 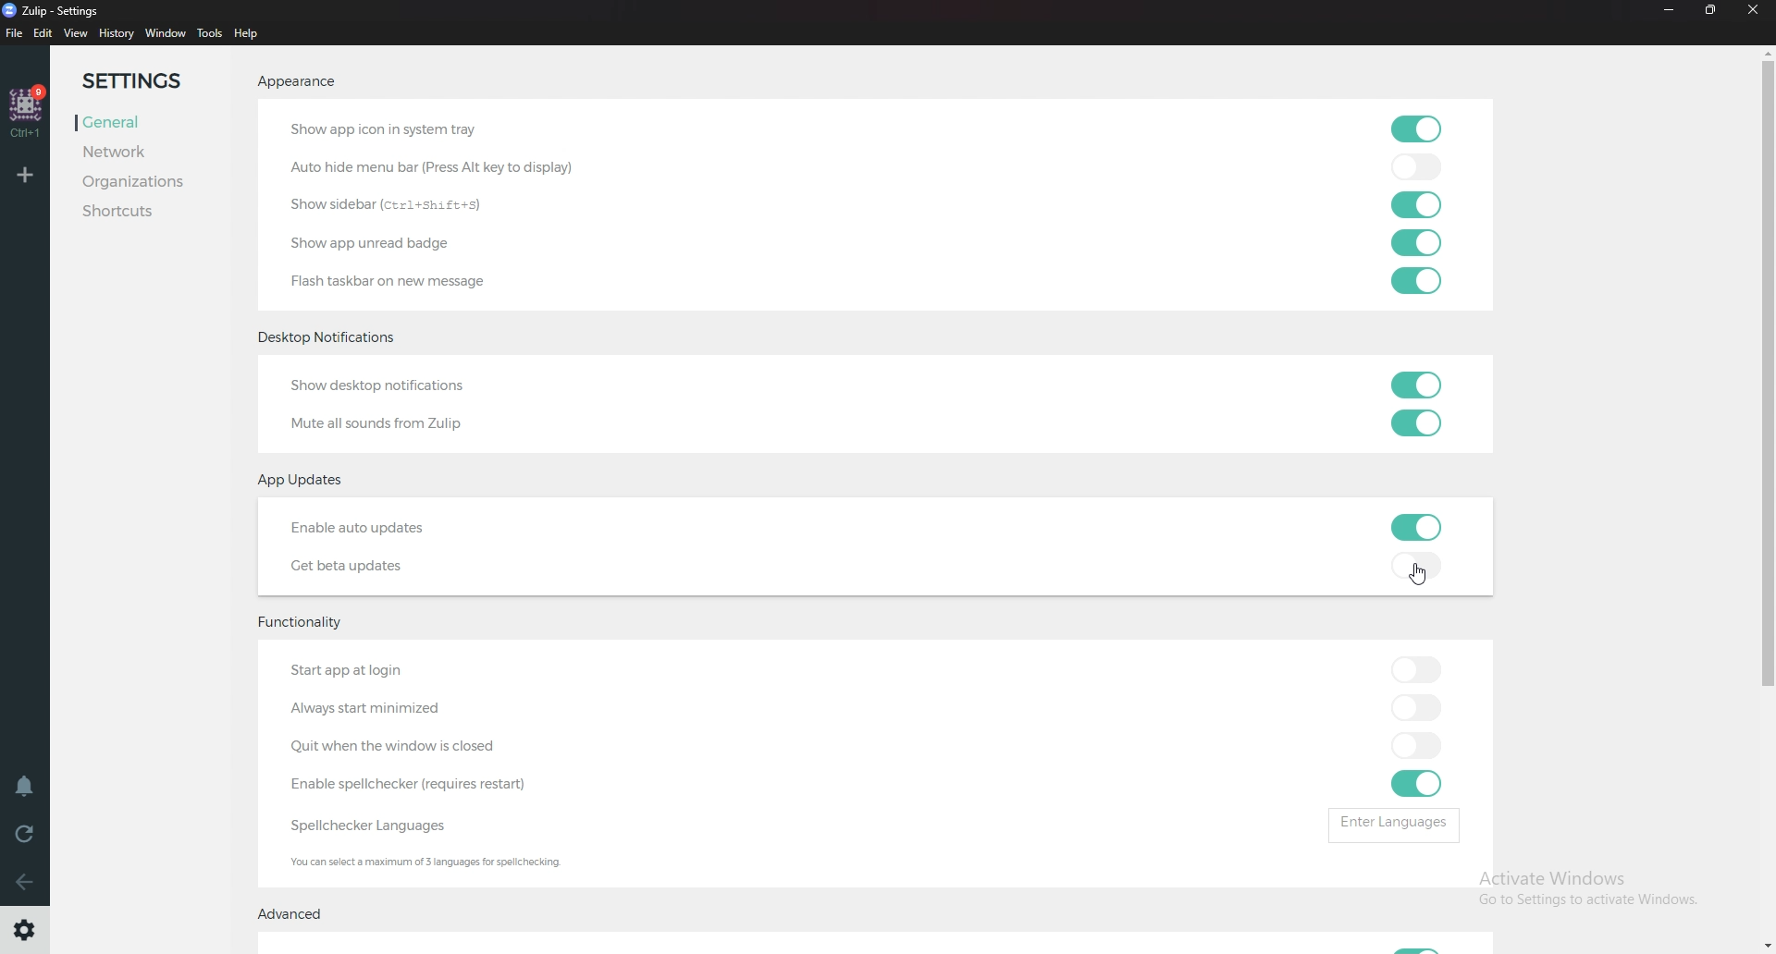 I want to click on Organizations, so click(x=151, y=181).